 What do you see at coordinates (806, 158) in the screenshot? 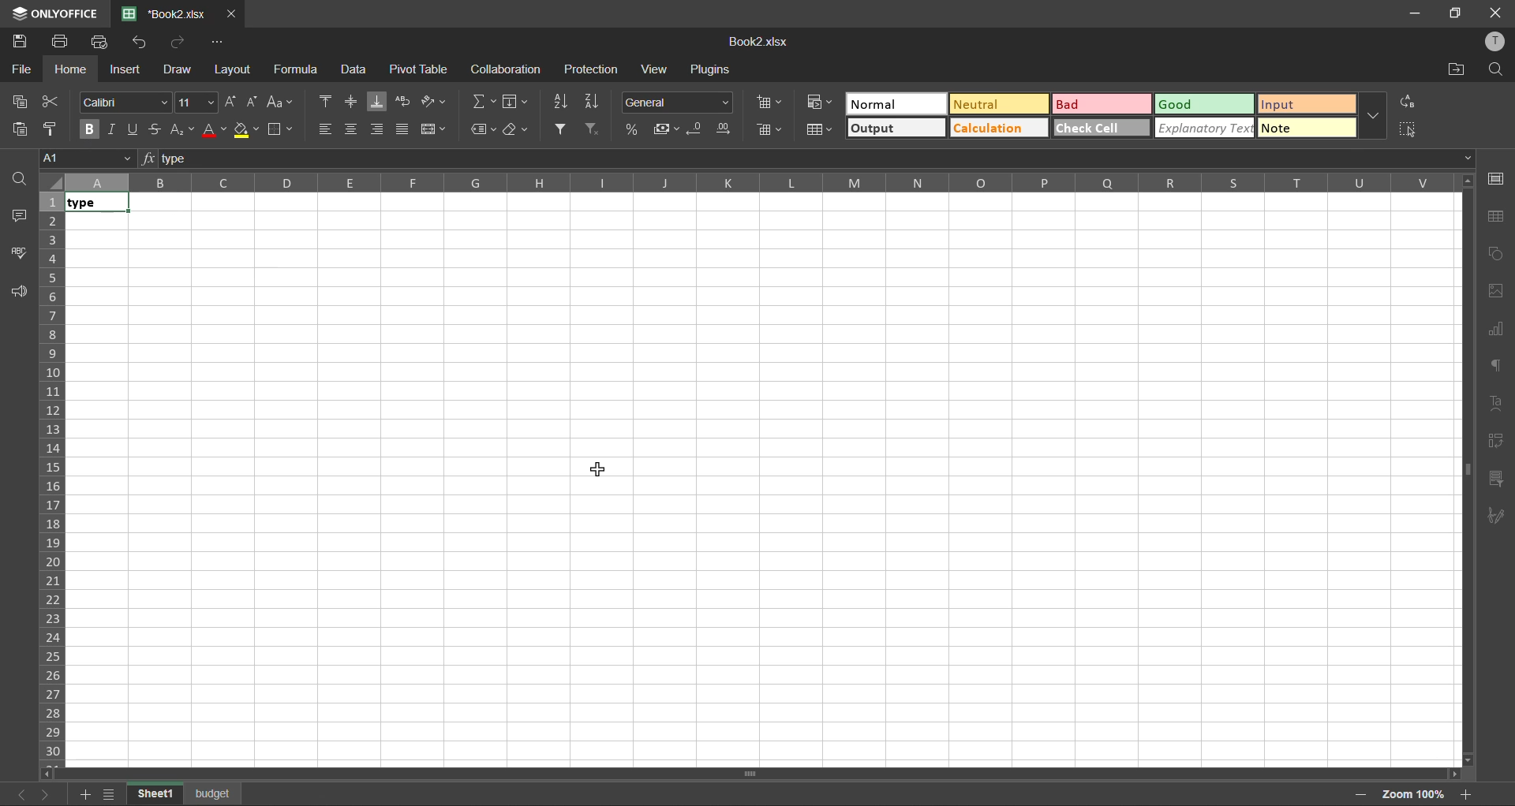
I see `formula bar` at bounding box center [806, 158].